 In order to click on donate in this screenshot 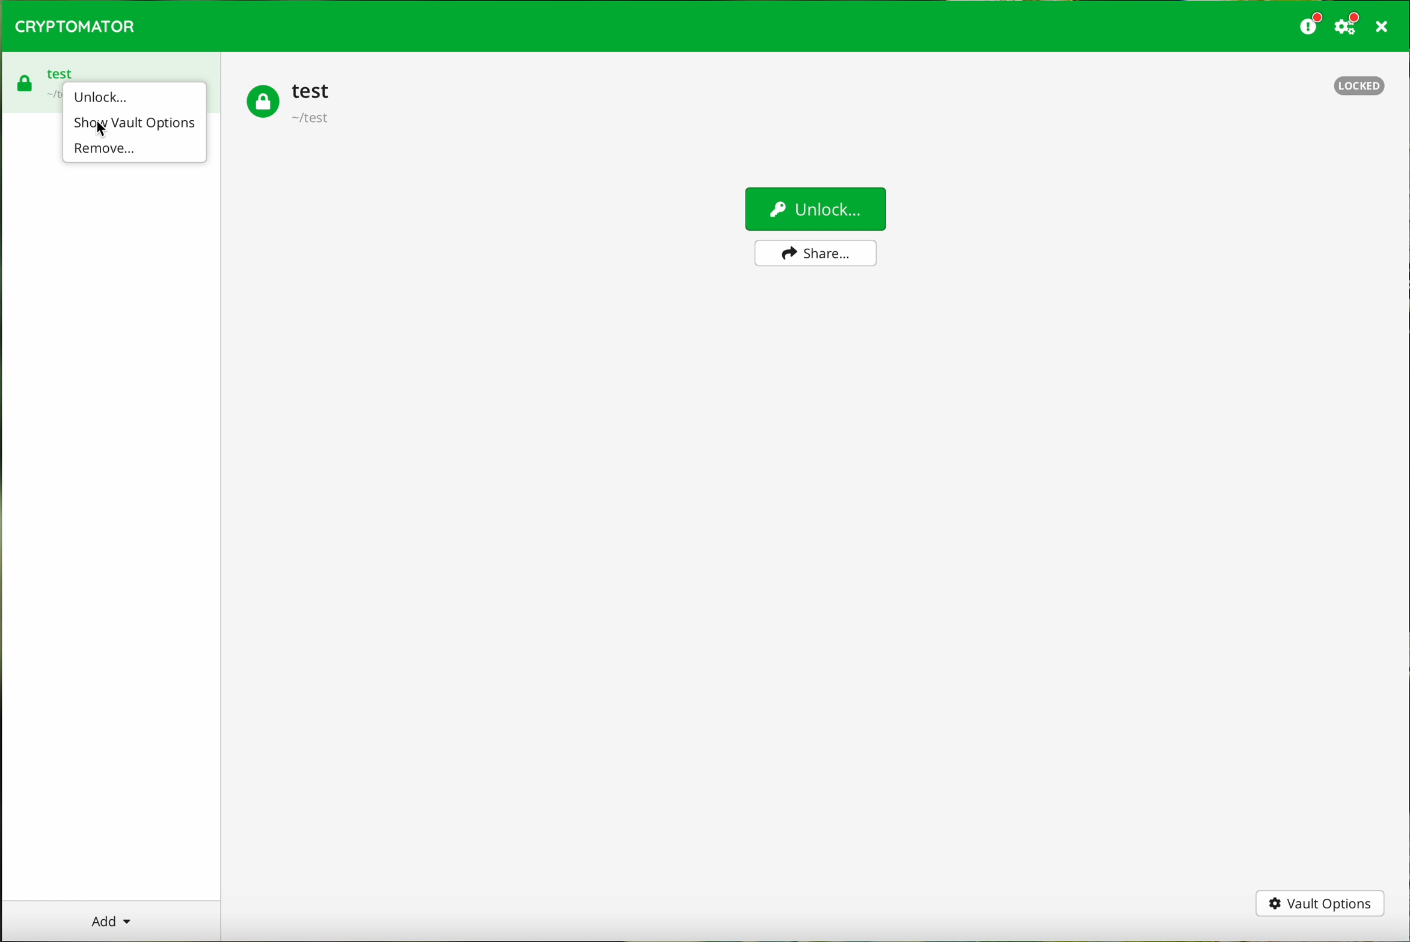, I will do `click(1308, 26)`.